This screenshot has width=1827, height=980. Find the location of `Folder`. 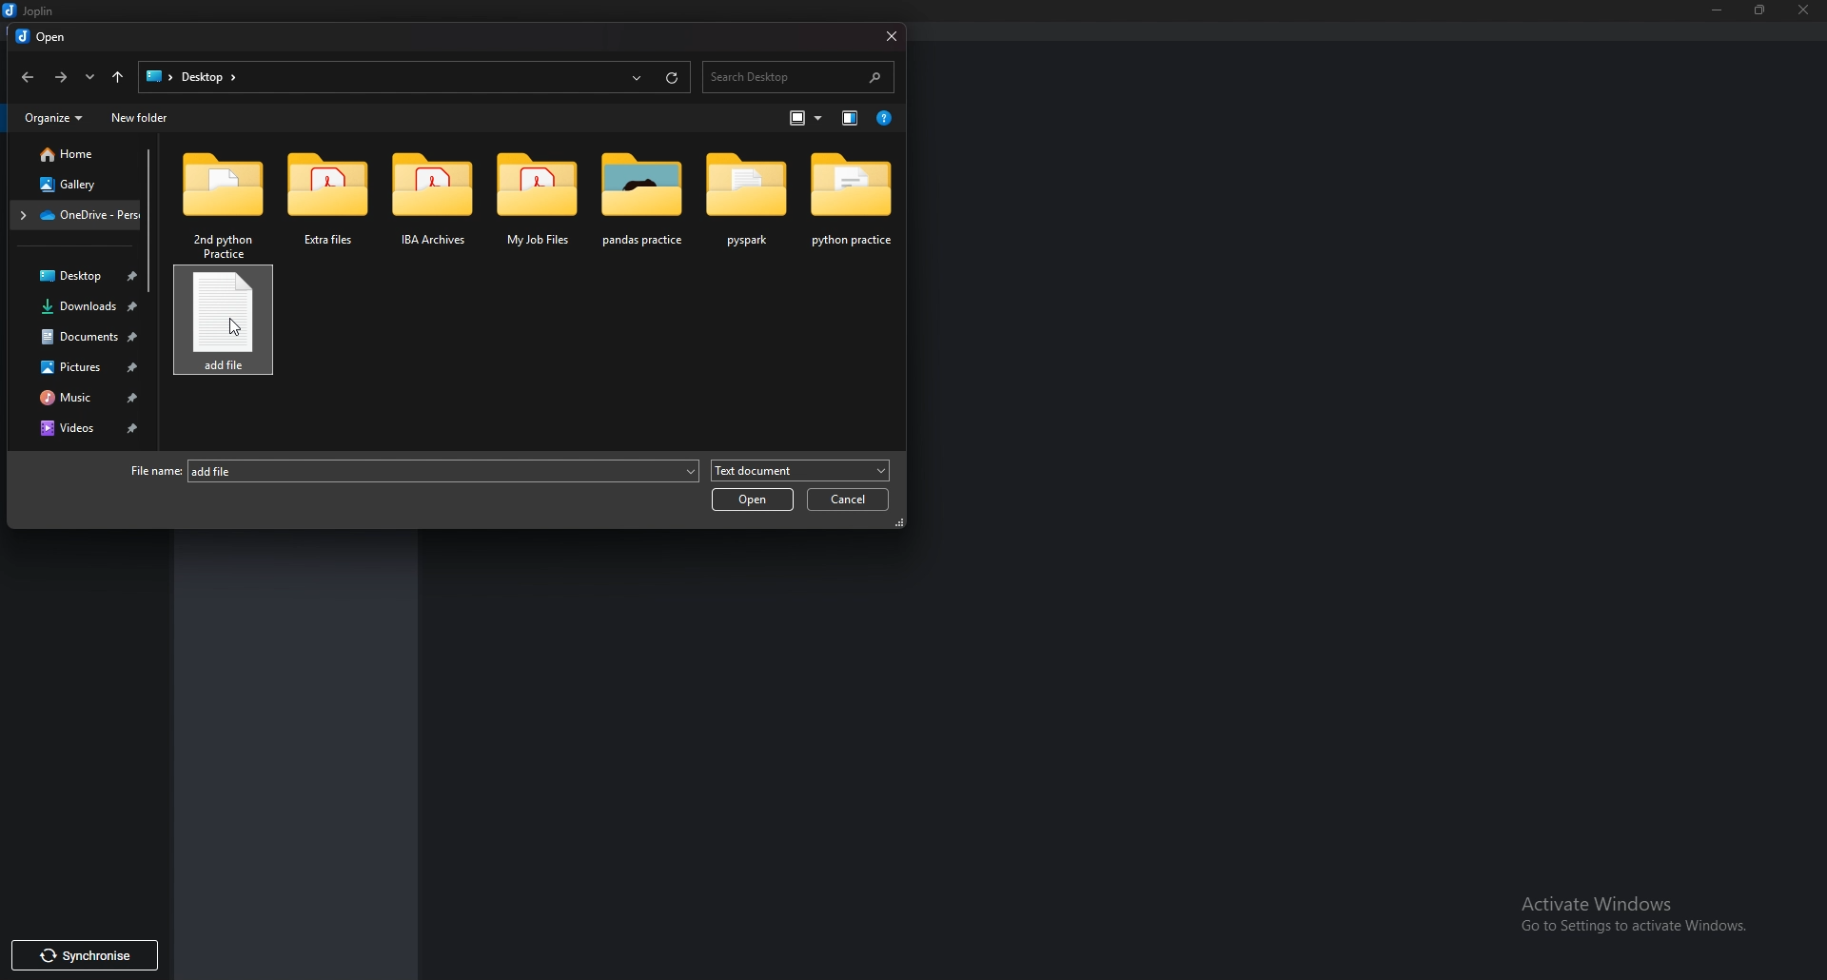

Folder is located at coordinates (433, 203).